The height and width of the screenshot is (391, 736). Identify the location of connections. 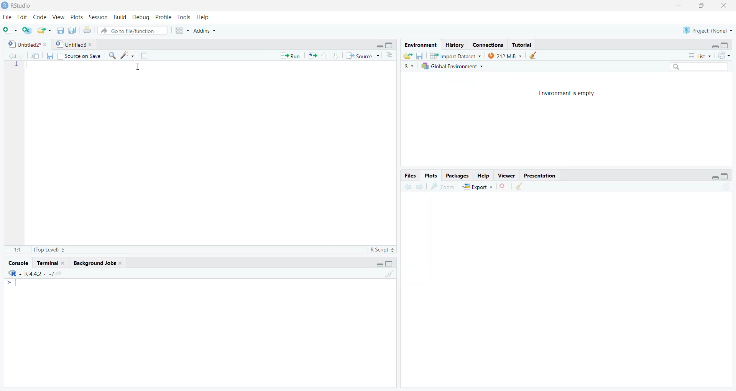
(486, 44).